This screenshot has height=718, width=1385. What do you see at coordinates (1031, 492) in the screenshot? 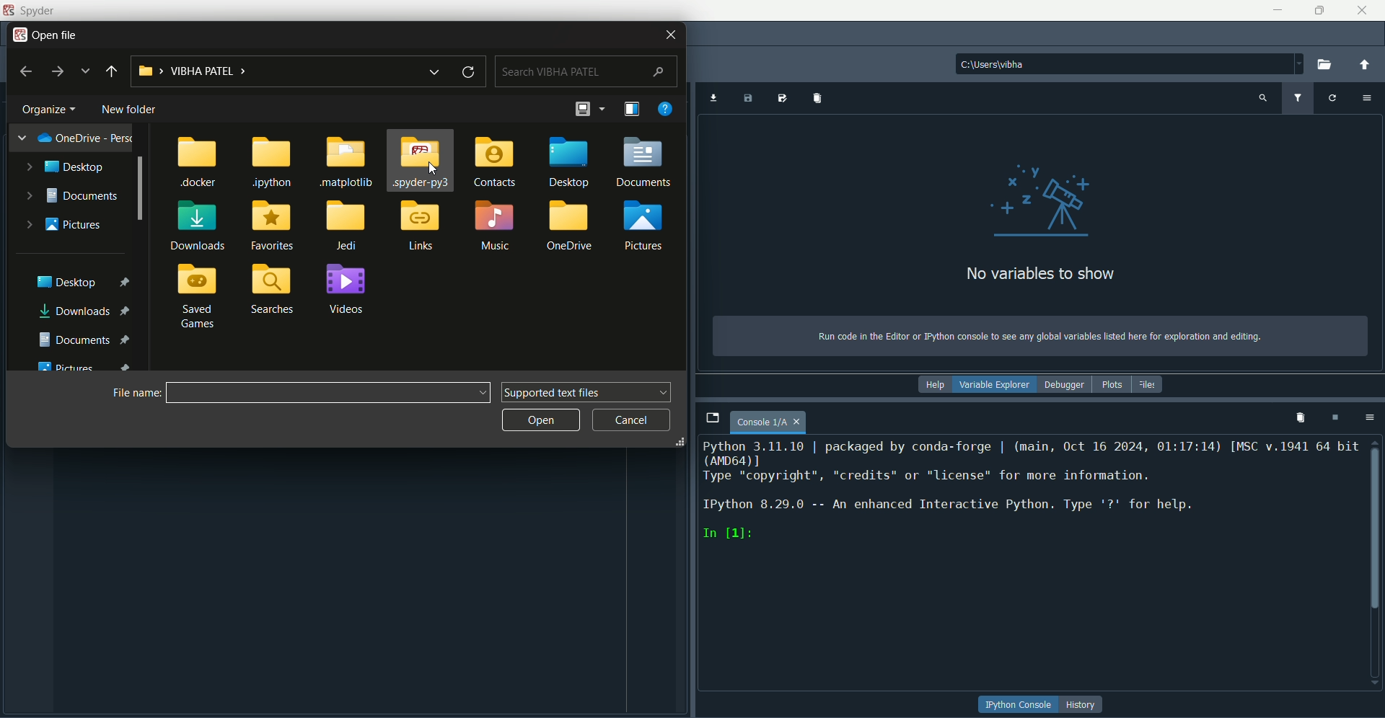
I see `text` at bounding box center [1031, 492].